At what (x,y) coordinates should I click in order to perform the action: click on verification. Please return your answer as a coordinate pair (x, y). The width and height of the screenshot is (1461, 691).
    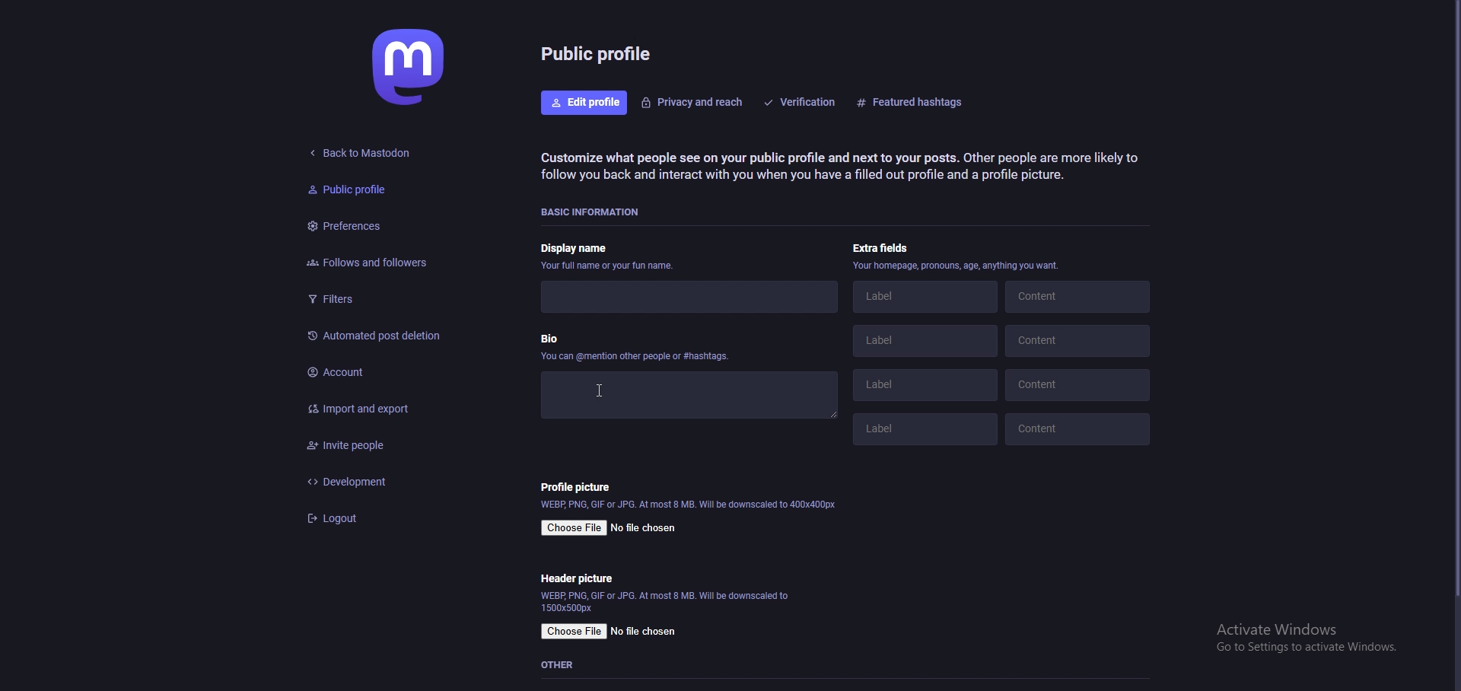
    Looking at the image, I should click on (802, 101).